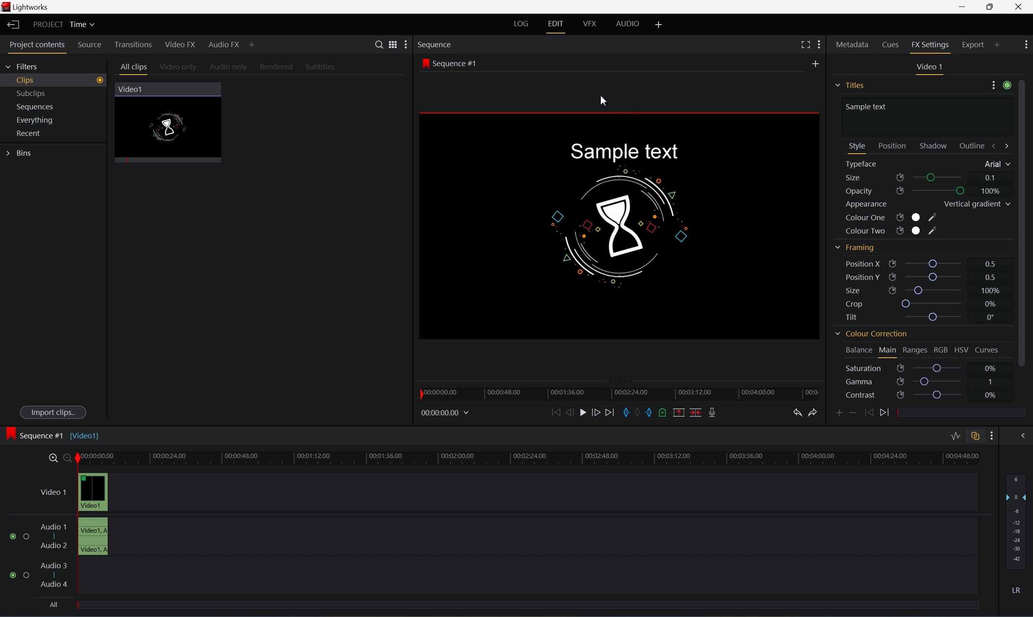  I want to click on opacity, so click(874, 192).